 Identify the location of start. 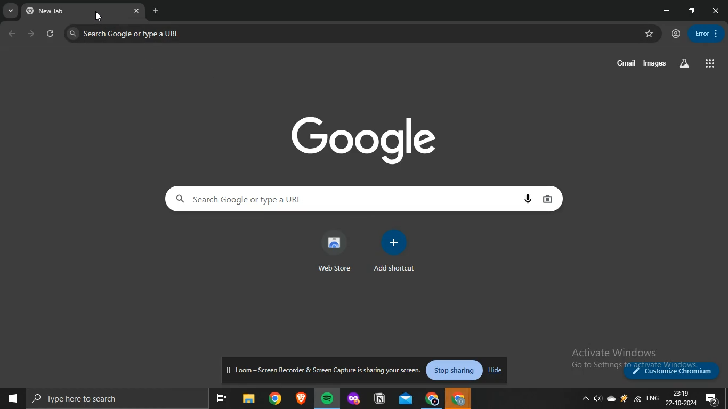
(11, 397).